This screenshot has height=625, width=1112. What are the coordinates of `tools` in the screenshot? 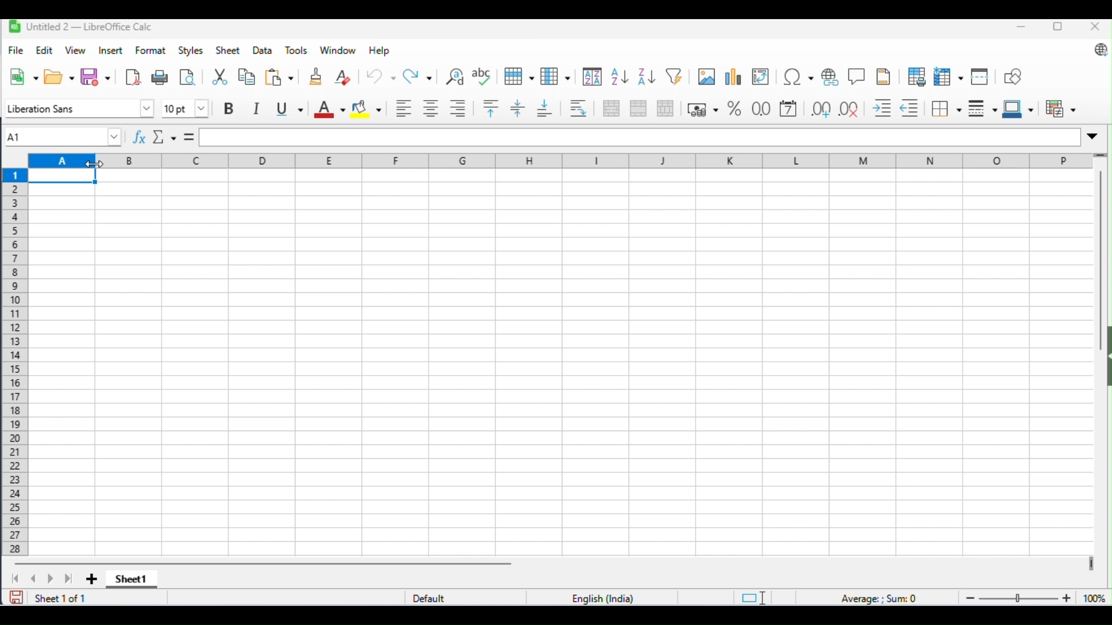 It's located at (298, 51).